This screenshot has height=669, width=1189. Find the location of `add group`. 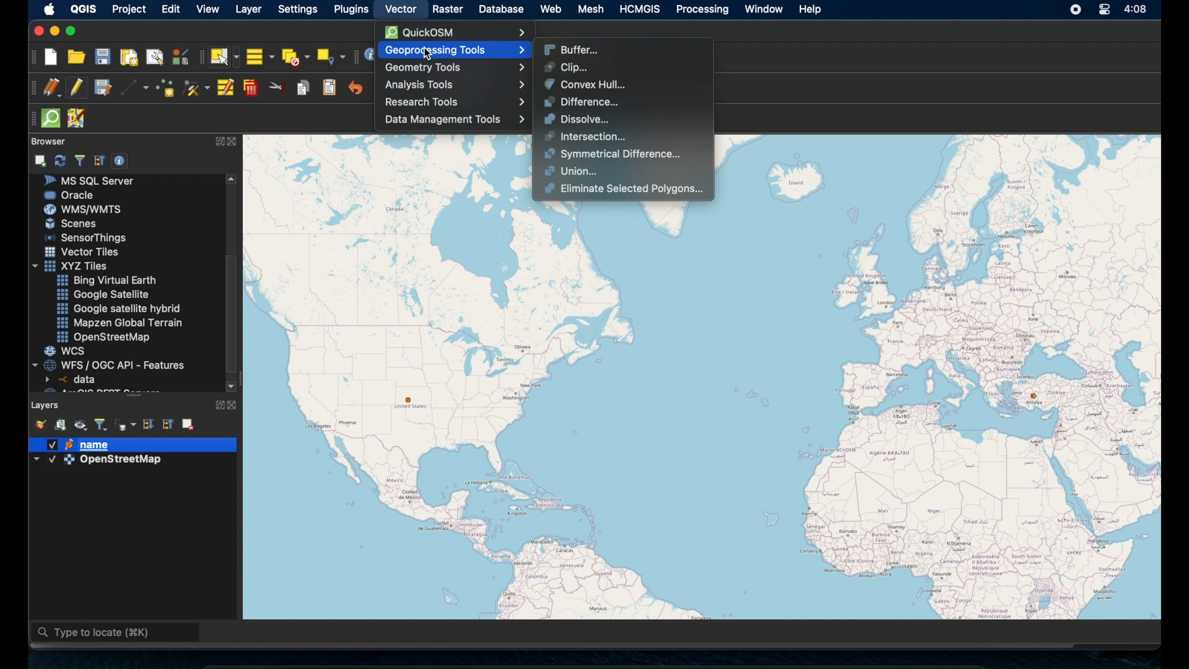

add group is located at coordinates (61, 426).